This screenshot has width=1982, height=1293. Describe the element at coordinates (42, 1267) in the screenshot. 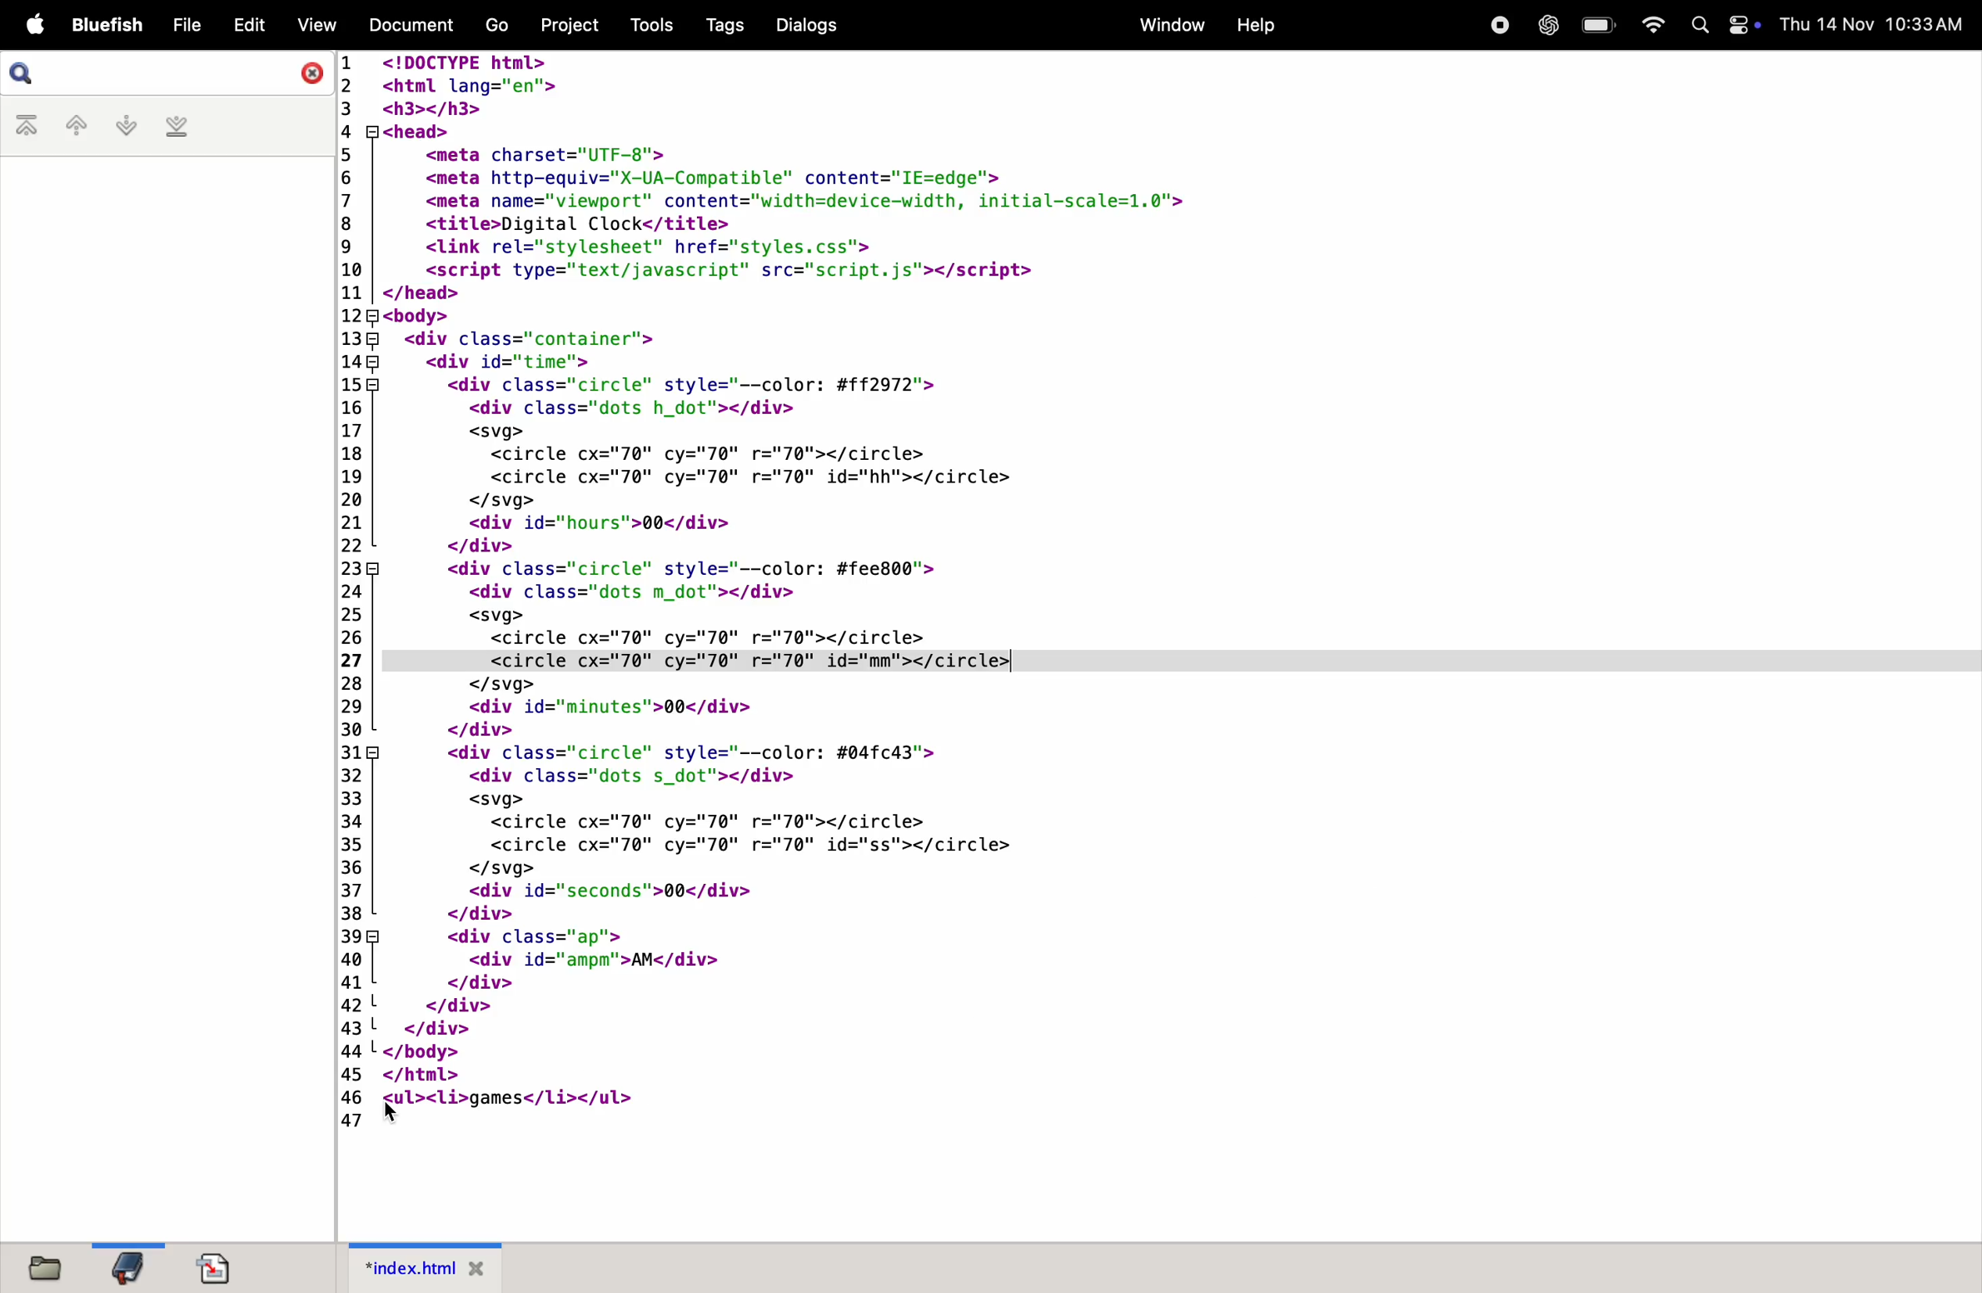

I see `file` at that location.